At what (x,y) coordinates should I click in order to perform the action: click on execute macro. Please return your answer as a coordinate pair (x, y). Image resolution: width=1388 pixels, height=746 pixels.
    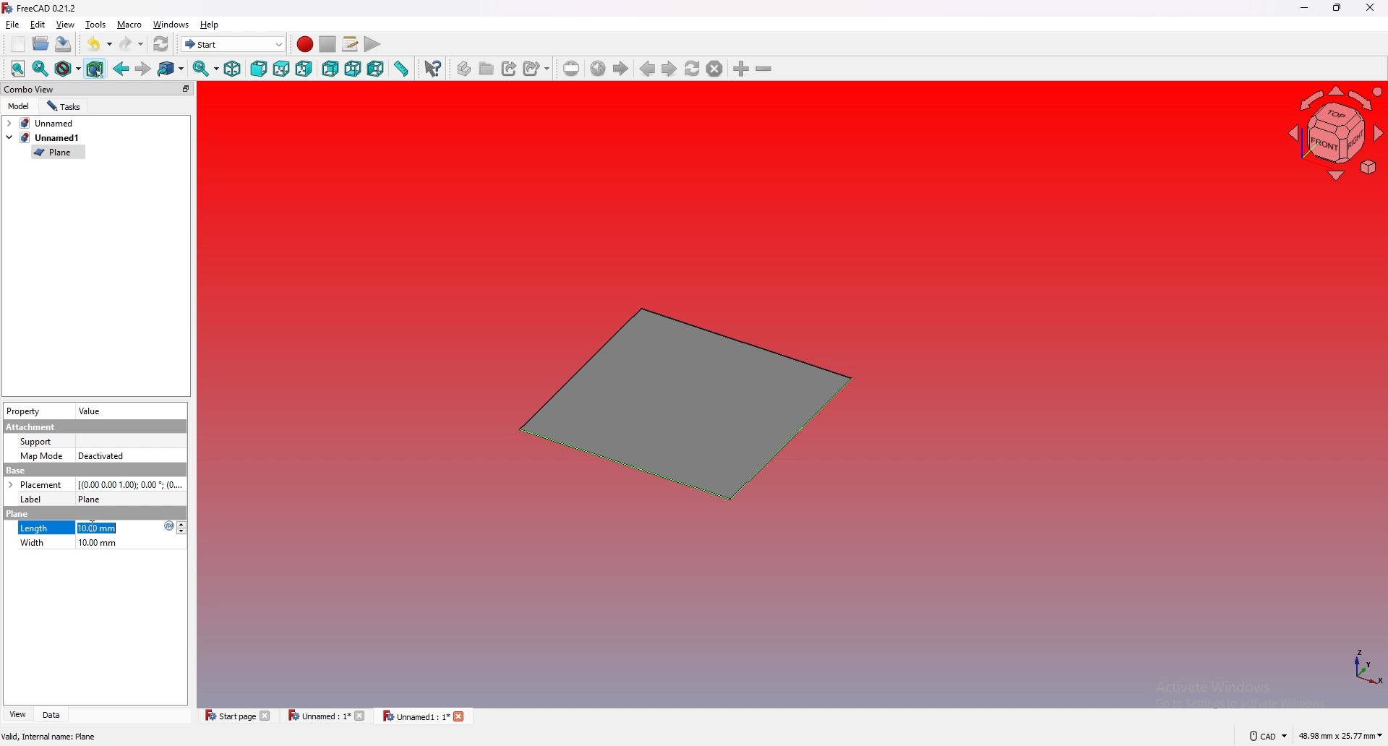
    Looking at the image, I should click on (373, 44).